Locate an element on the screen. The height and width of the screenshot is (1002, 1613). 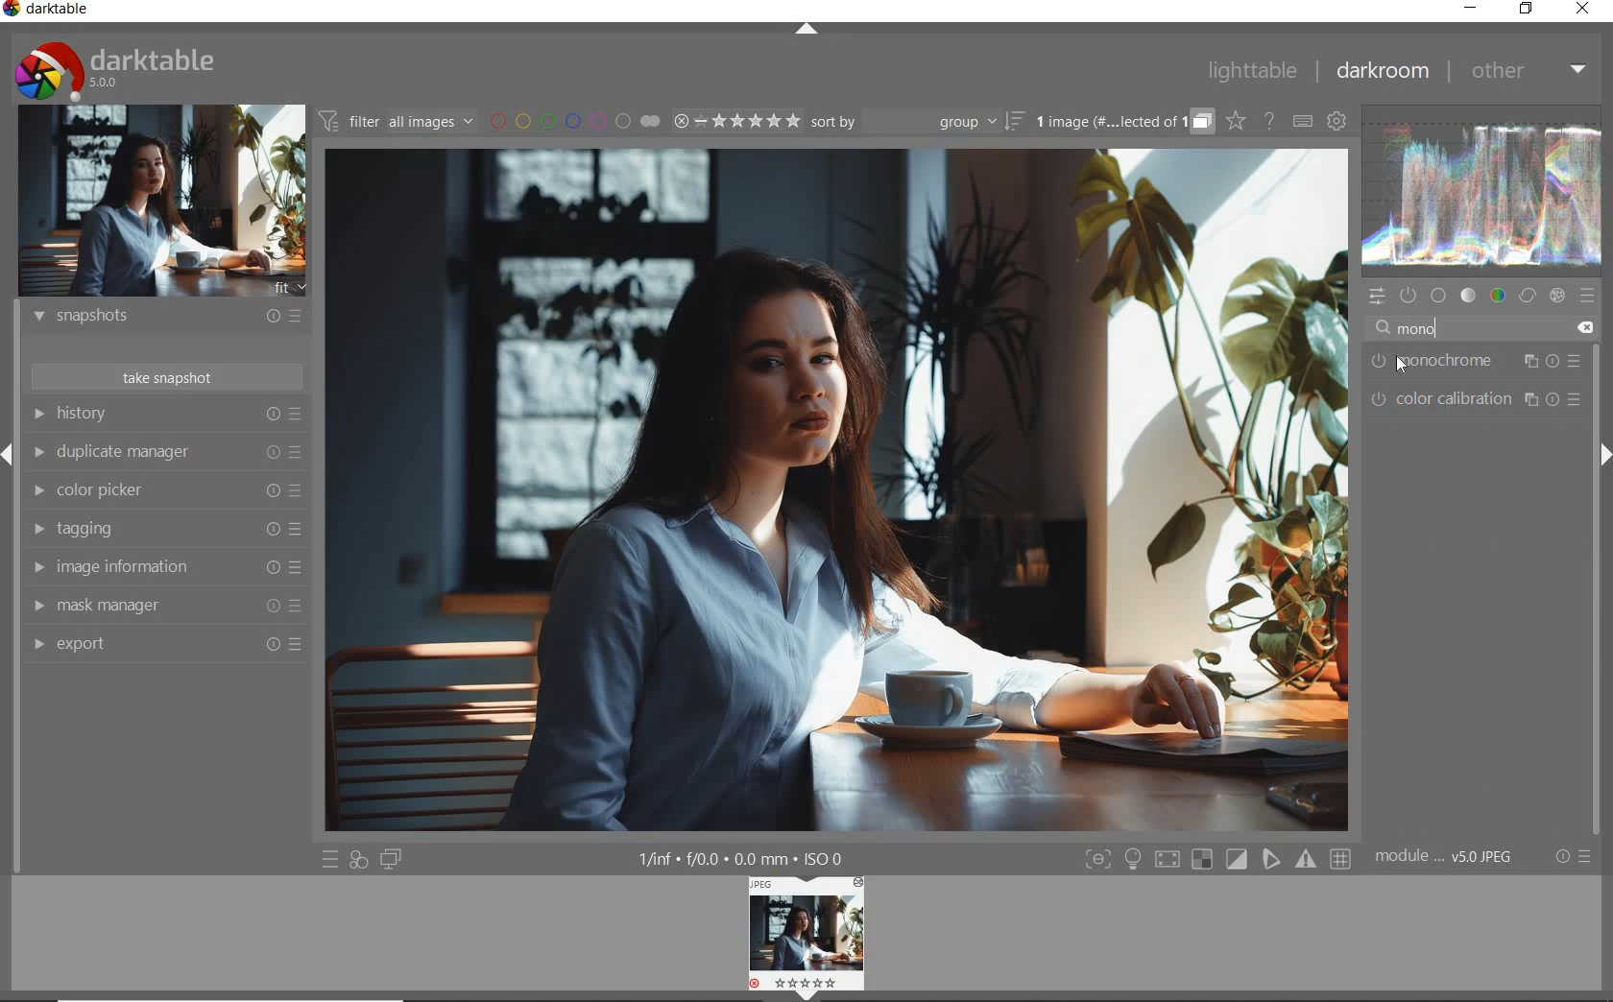
duplicate manager is located at coordinates (166, 454).